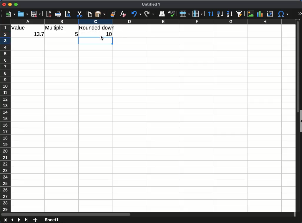 This screenshot has width=302, height=223. I want to click on last sheet, so click(26, 220).